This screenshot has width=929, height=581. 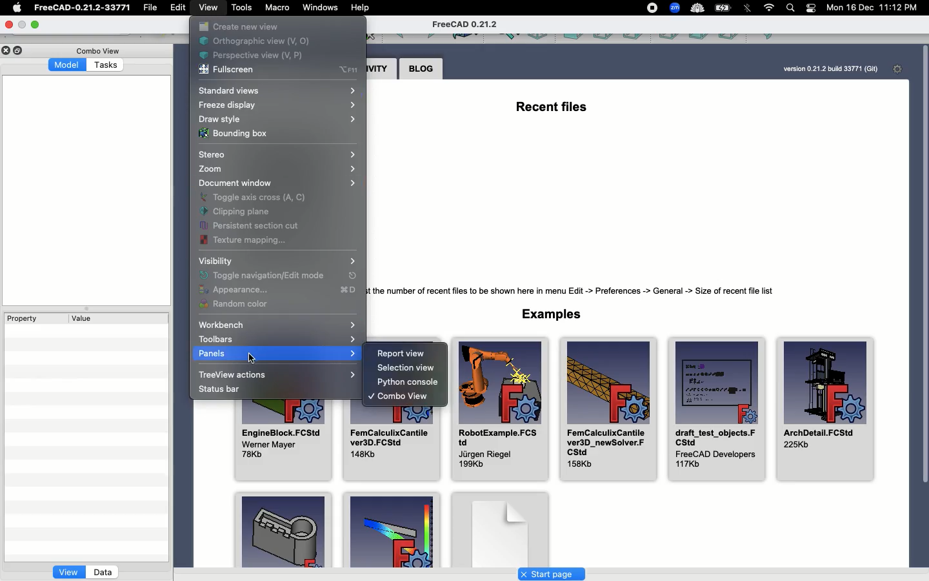 What do you see at coordinates (409, 369) in the screenshot?
I see `Selection view` at bounding box center [409, 369].